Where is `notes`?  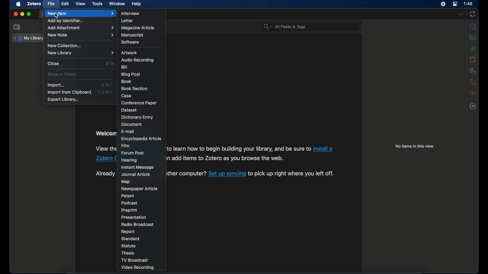 notes is located at coordinates (473, 60).